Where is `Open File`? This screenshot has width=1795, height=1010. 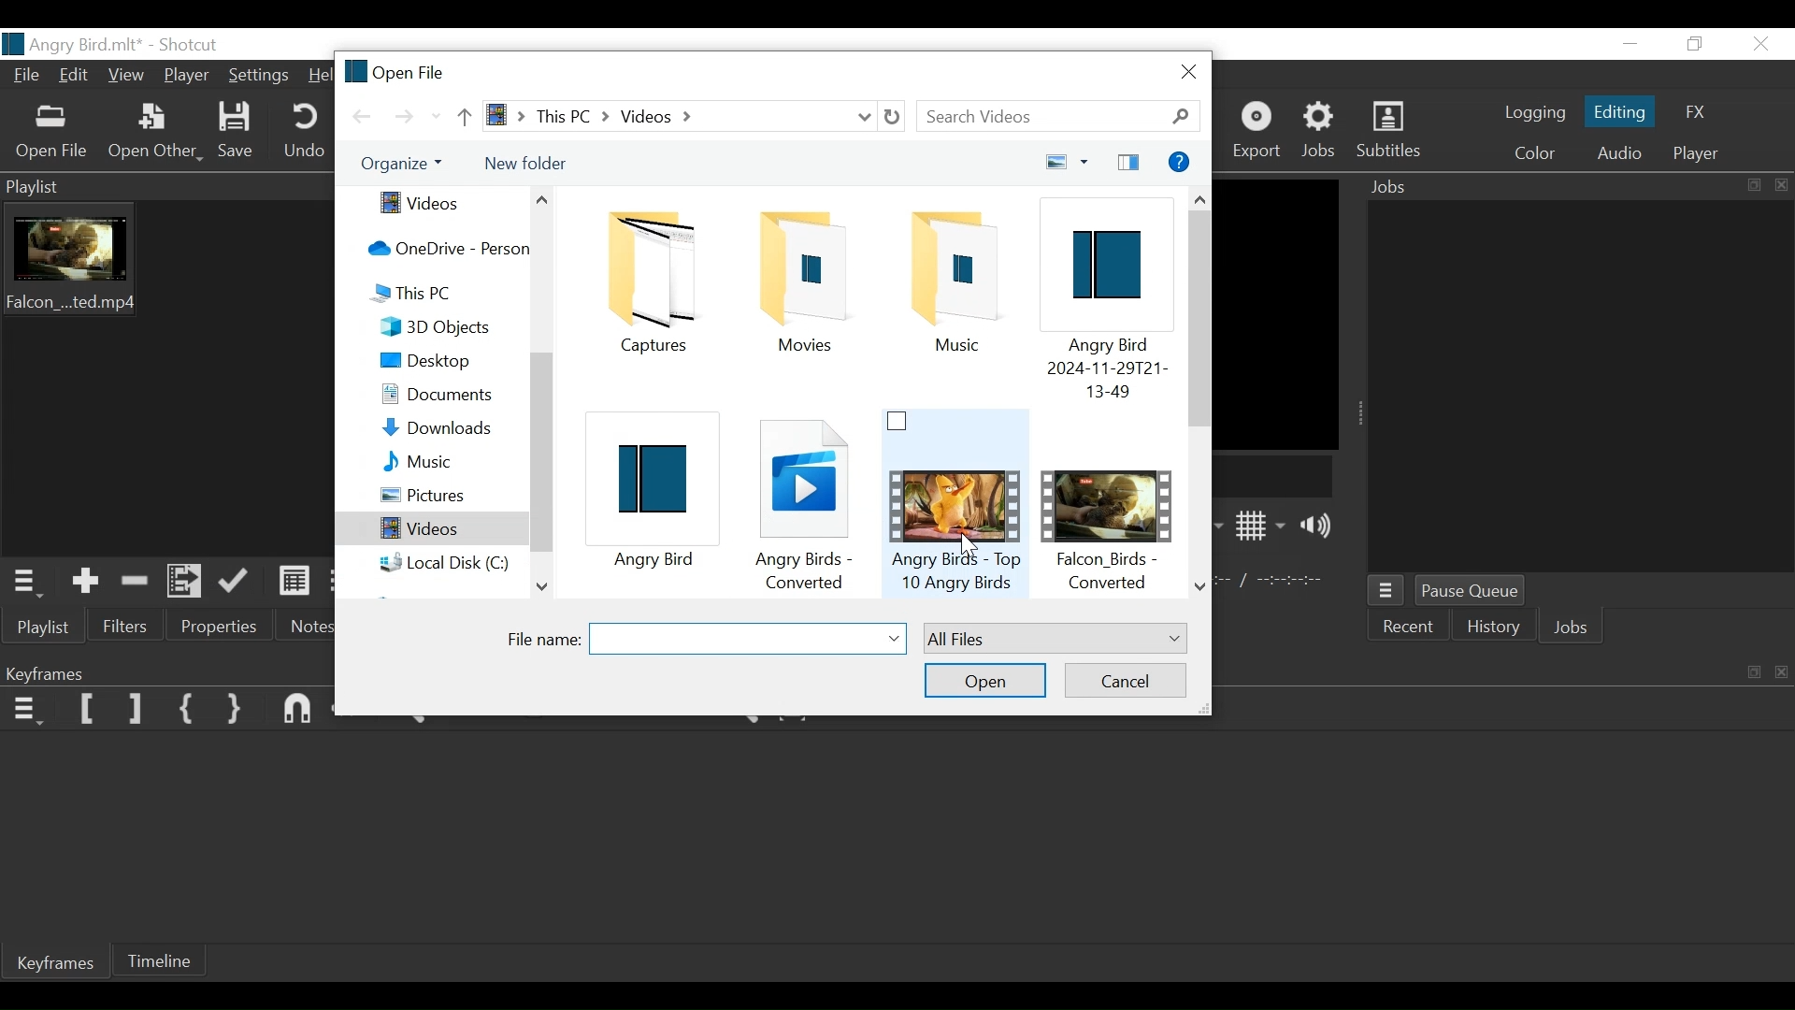
Open File is located at coordinates (394, 74).